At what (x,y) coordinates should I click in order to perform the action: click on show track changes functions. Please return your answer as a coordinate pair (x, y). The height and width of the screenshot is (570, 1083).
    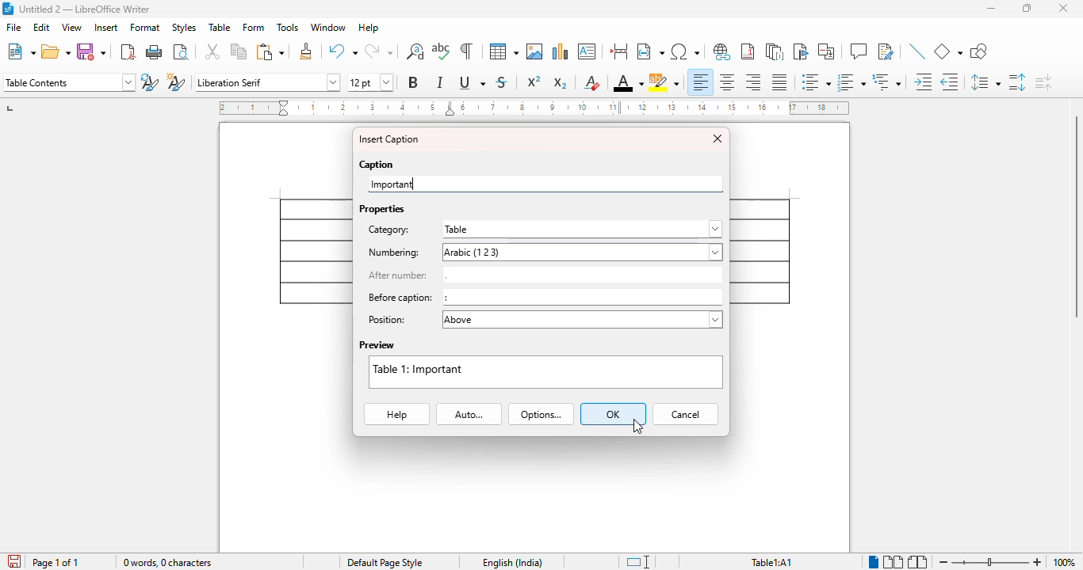
    Looking at the image, I should click on (886, 51).